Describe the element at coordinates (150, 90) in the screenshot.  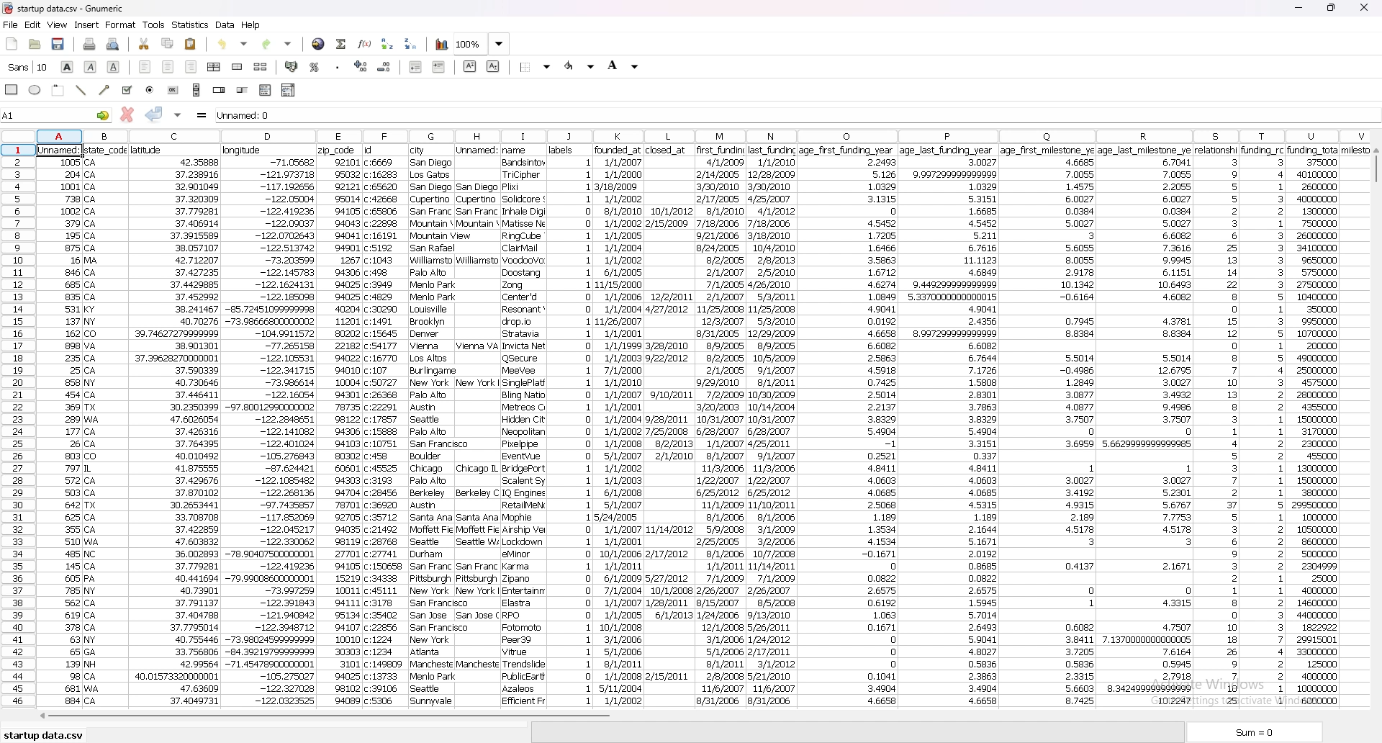
I see `radio button` at that location.